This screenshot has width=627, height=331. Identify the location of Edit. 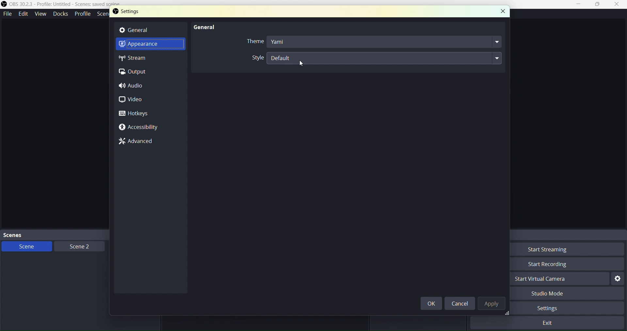
(24, 14).